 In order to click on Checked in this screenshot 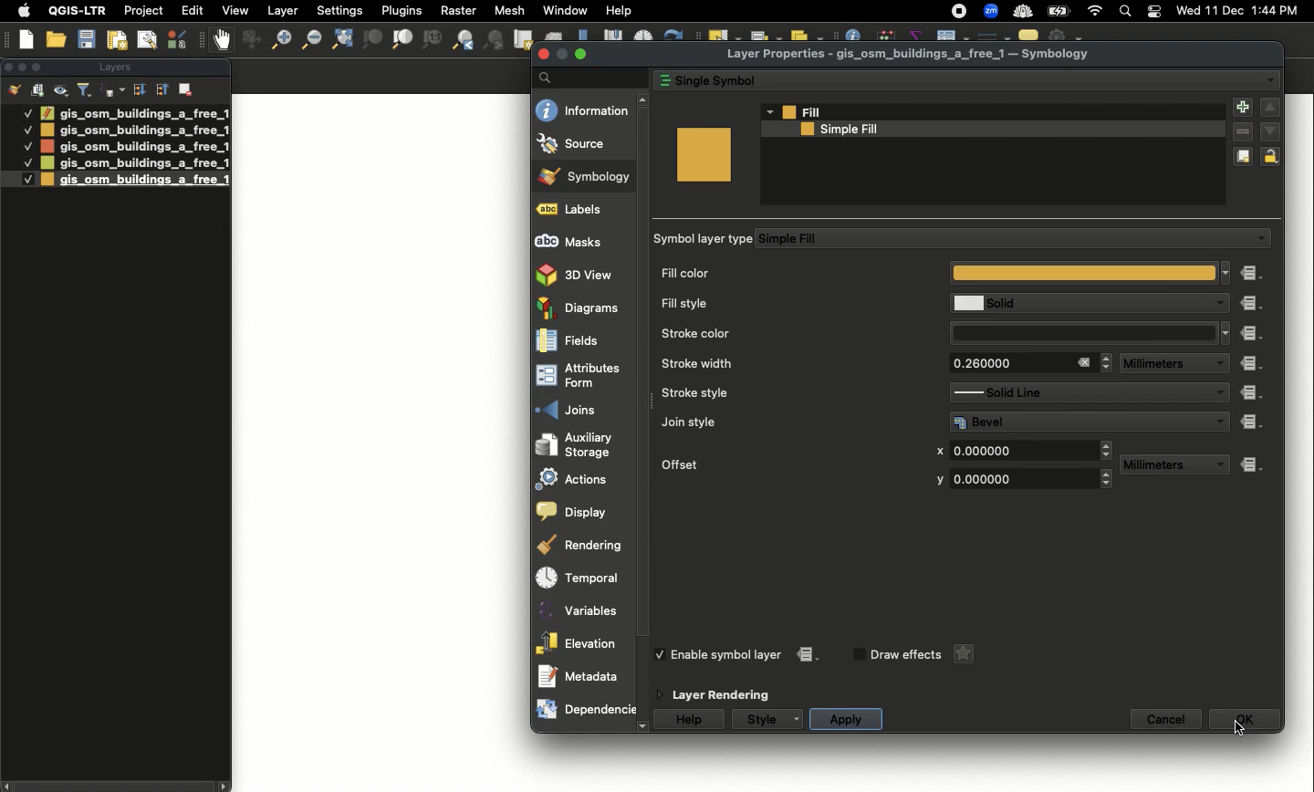, I will do `click(26, 112)`.